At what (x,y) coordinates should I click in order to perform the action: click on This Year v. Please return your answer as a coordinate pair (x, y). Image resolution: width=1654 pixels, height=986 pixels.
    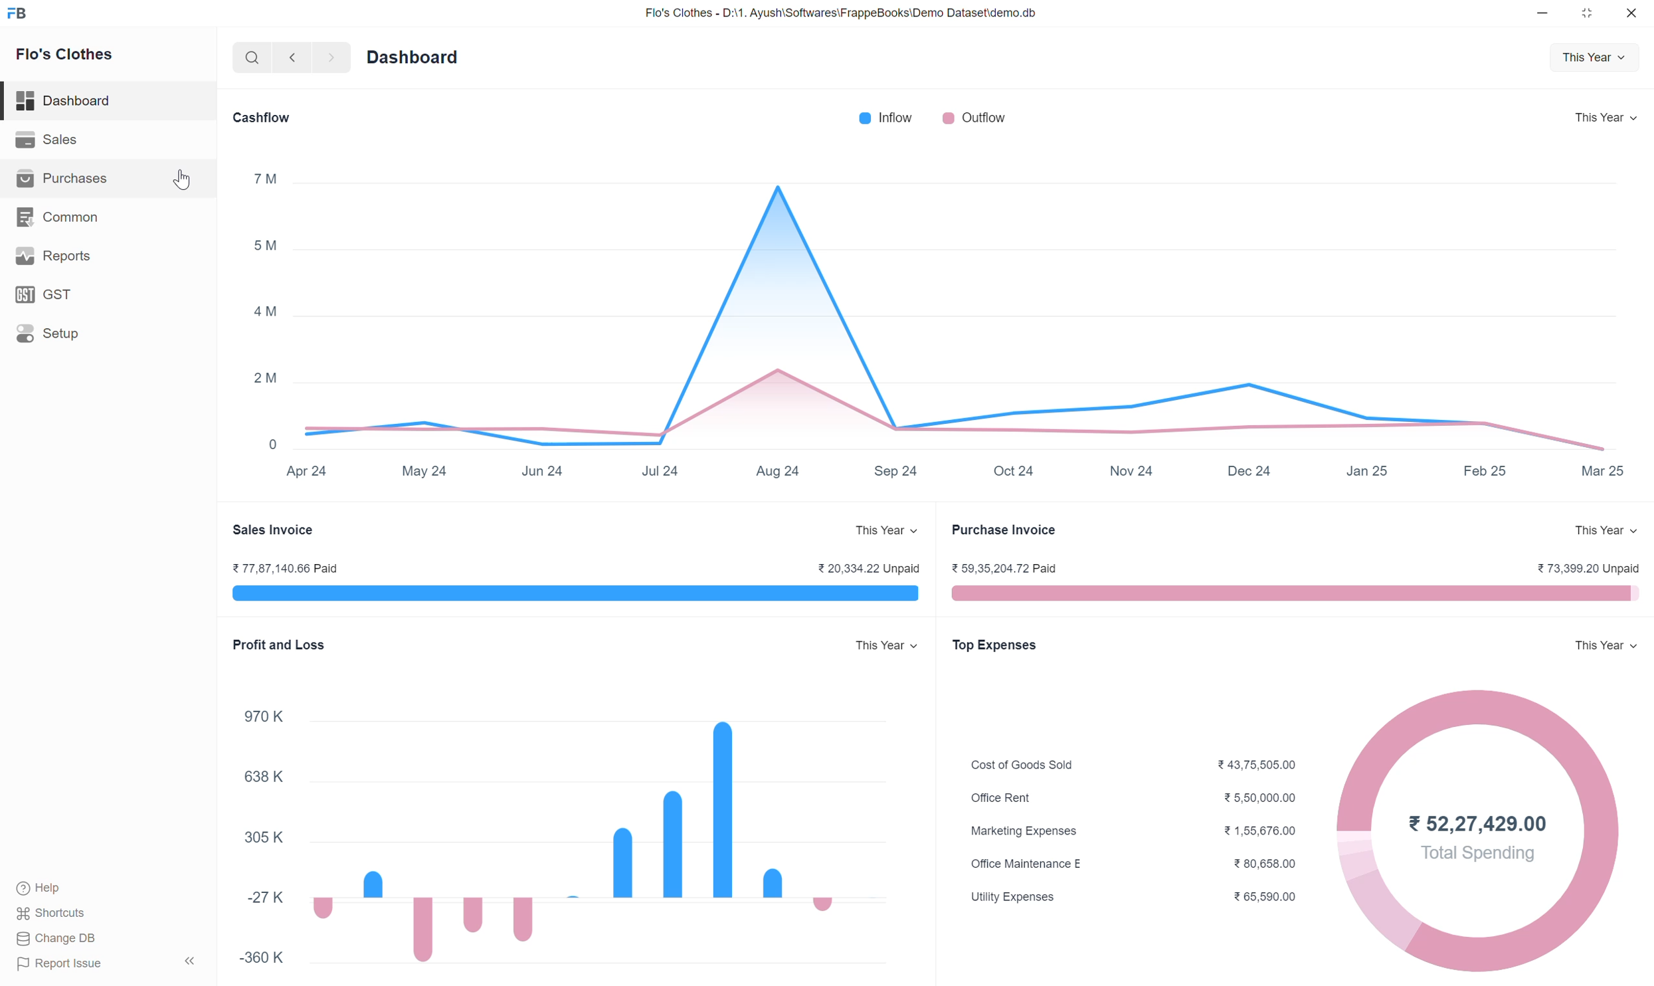
    Looking at the image, I should click on (1604, 115).